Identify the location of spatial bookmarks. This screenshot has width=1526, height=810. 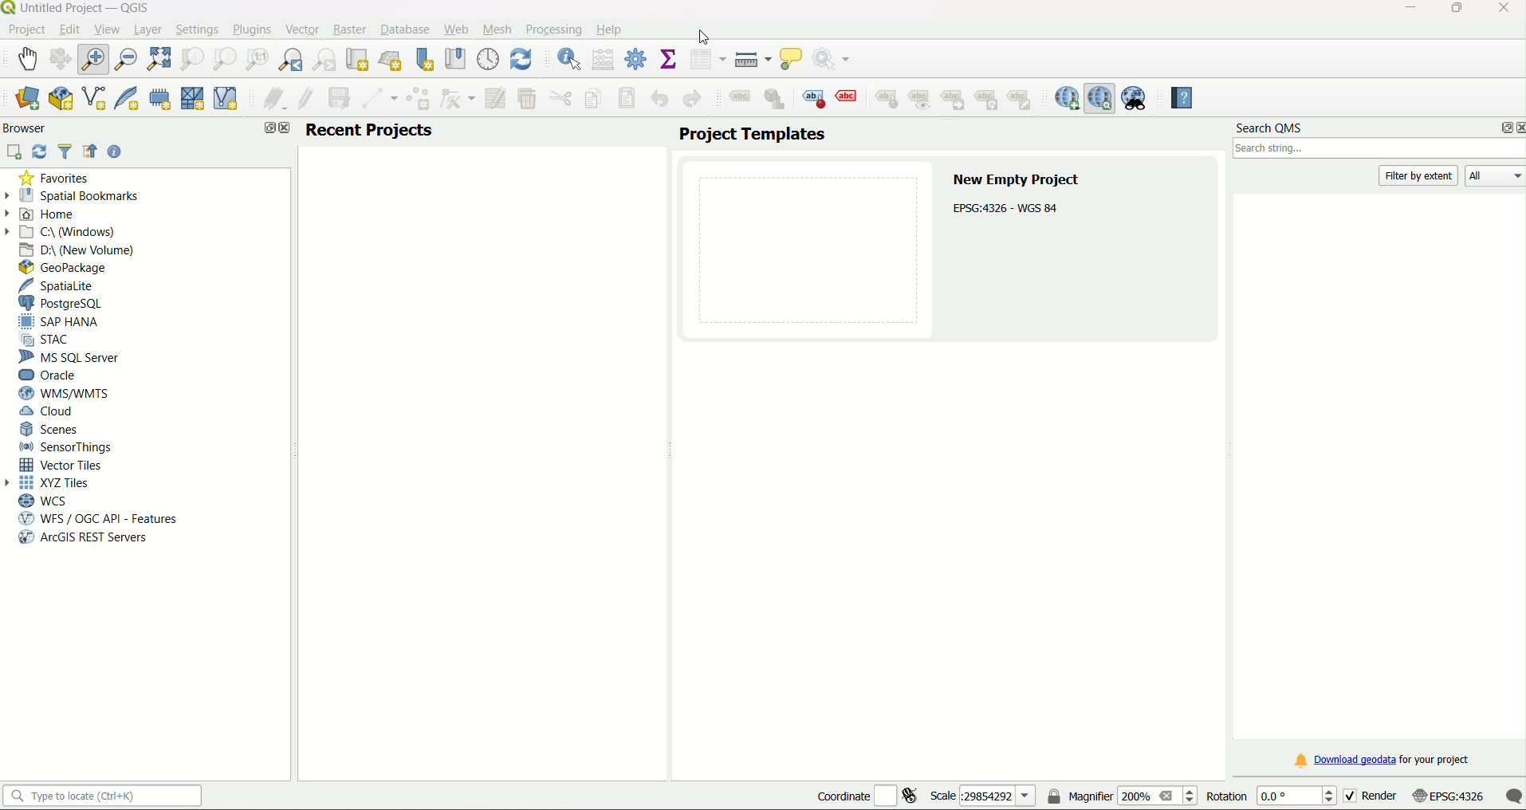
(81, 195).